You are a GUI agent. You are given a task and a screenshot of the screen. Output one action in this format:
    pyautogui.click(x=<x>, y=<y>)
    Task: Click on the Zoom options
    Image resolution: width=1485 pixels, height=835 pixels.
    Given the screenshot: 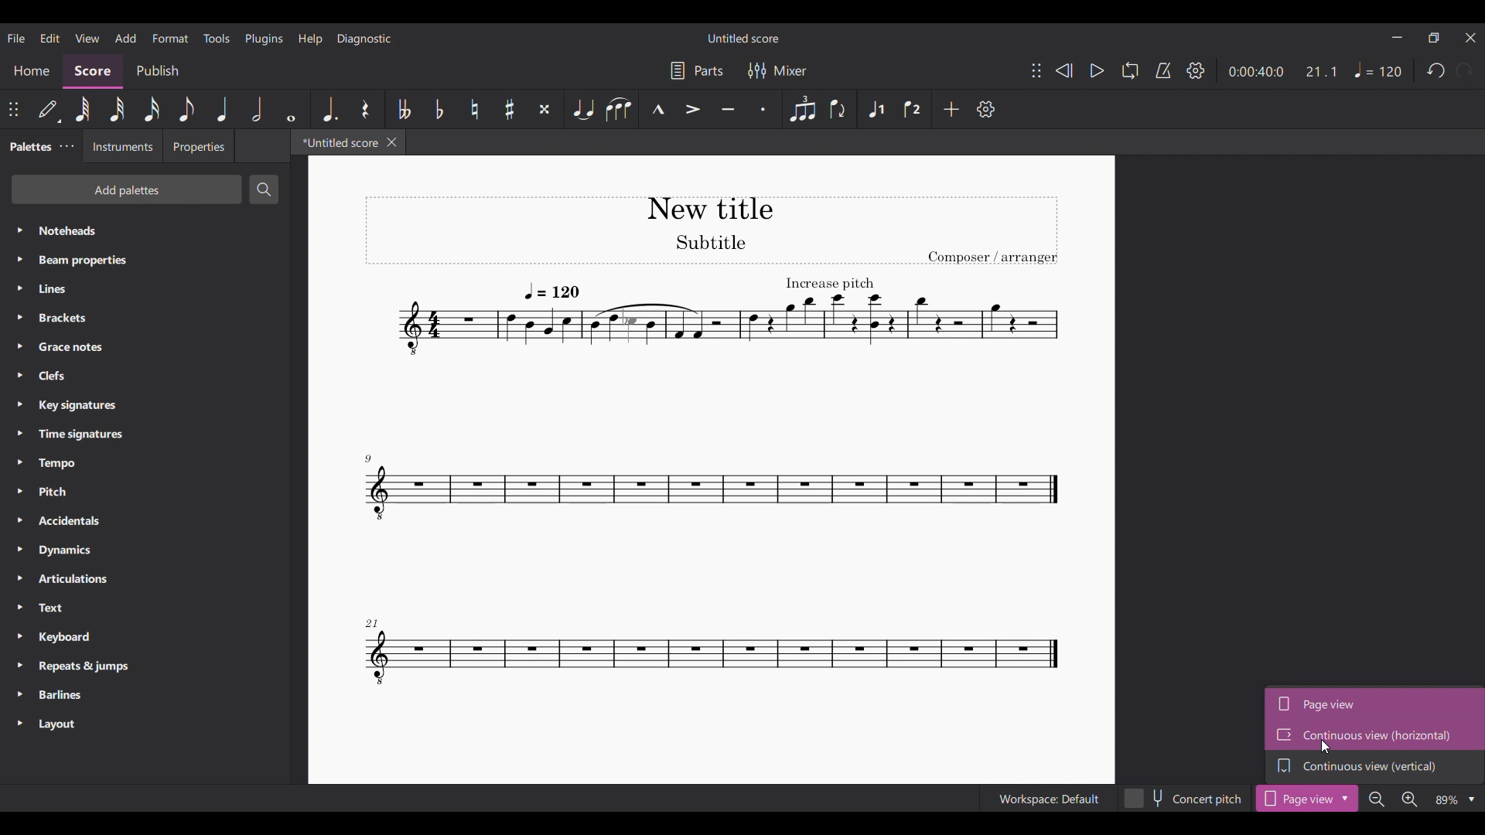 What is the action you would take?
    pyautogui.click(x=1455, y=799)
    